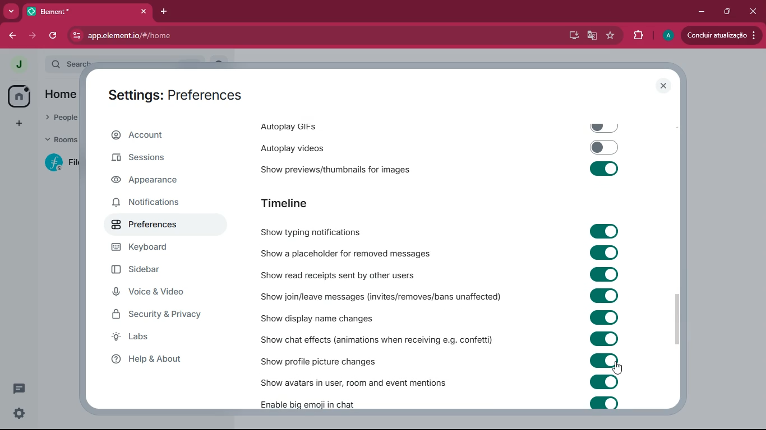  Describe the element at coordinates (677, 319) in the screenshot. I see `scrollbar` at that location.